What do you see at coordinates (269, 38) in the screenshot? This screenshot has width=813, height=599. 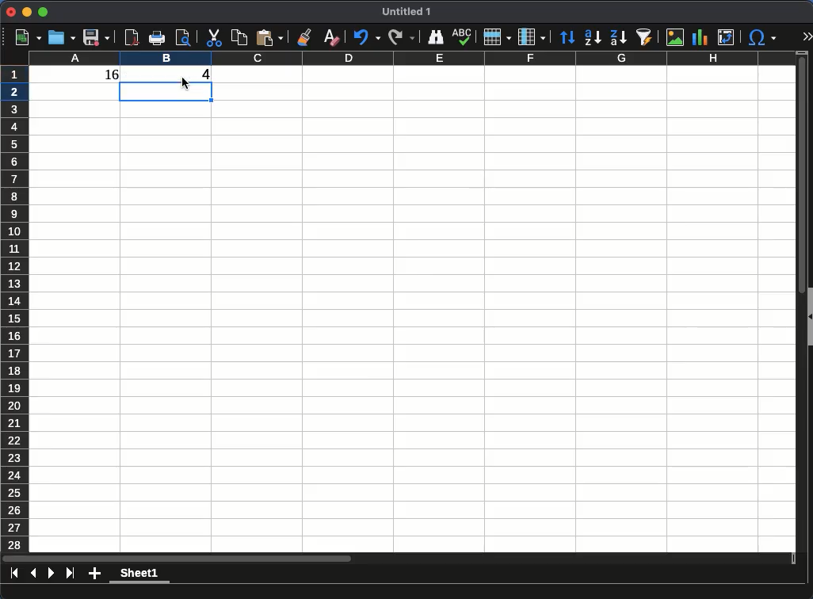 I see `paste` at bounding box center [269, 38].